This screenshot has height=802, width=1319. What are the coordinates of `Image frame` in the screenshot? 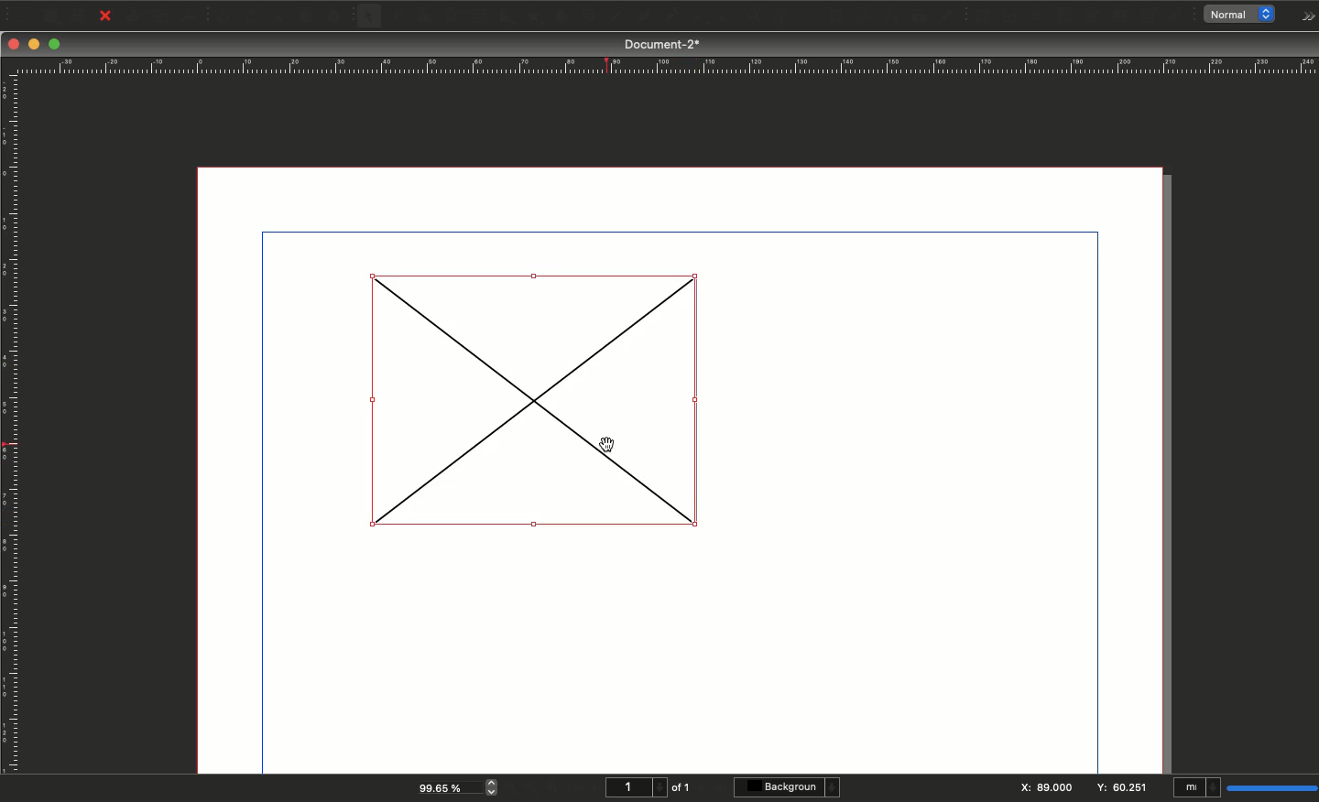 It's located at (427, 18).